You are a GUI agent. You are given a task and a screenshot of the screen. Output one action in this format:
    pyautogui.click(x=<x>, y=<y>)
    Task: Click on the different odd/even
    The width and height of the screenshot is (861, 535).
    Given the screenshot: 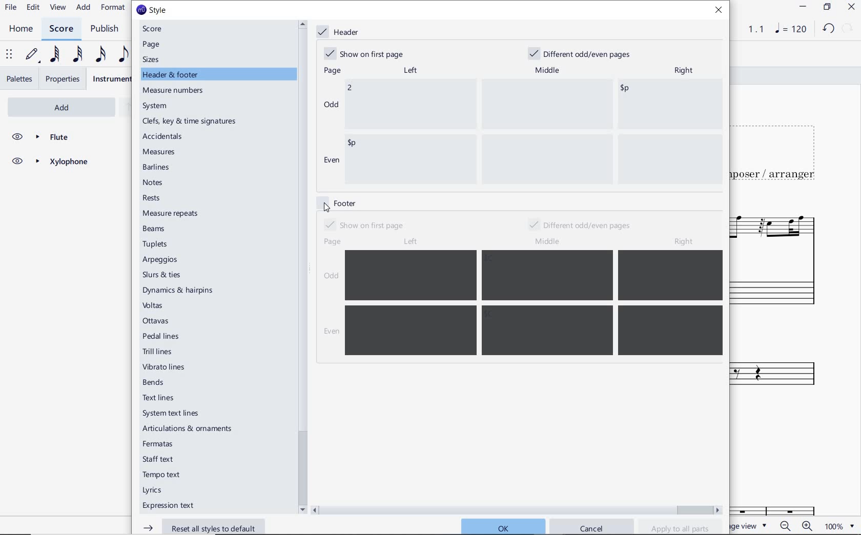 What is the action you would take?
    pyautogui.click(x=581, y=226)
    